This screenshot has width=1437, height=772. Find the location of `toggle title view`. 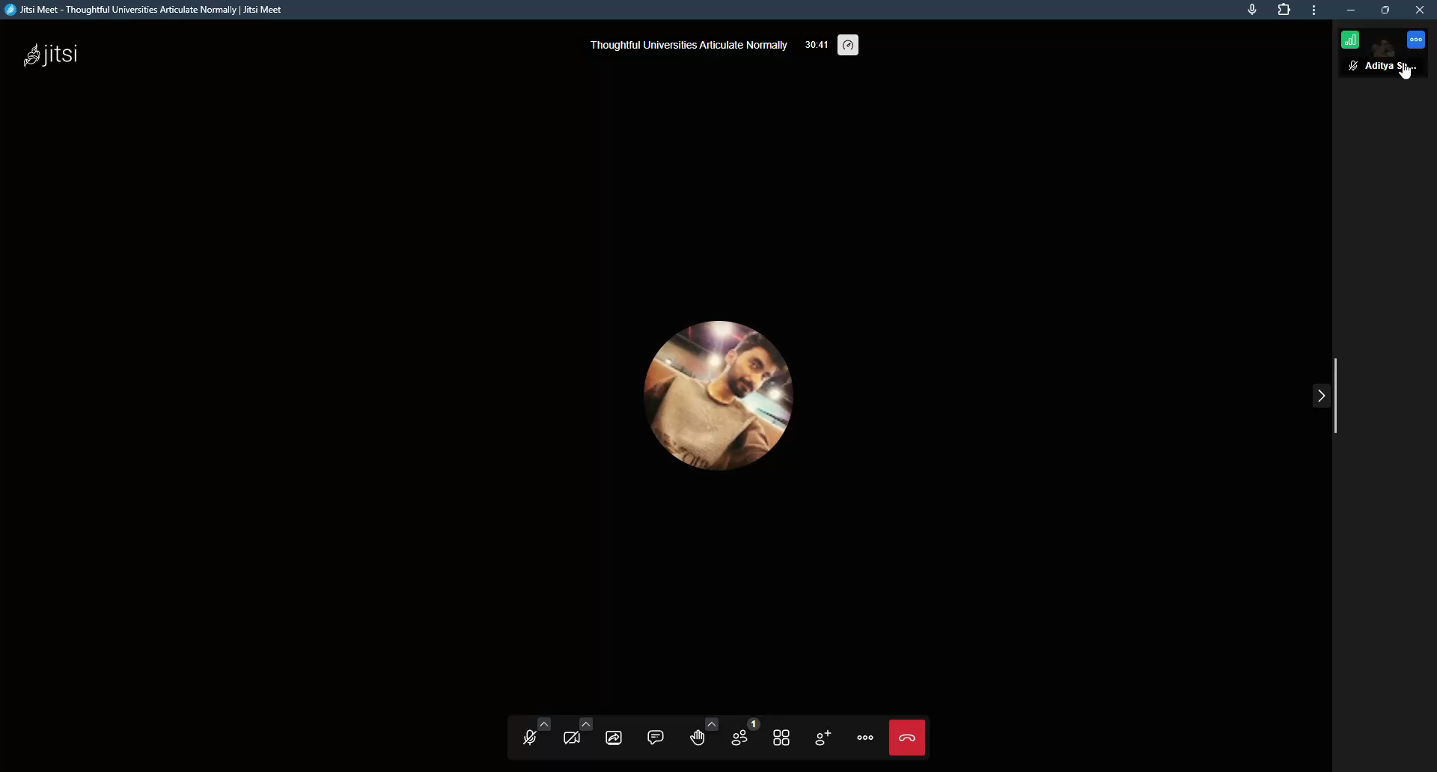

toggle title view is located at coordinates (782, 737).